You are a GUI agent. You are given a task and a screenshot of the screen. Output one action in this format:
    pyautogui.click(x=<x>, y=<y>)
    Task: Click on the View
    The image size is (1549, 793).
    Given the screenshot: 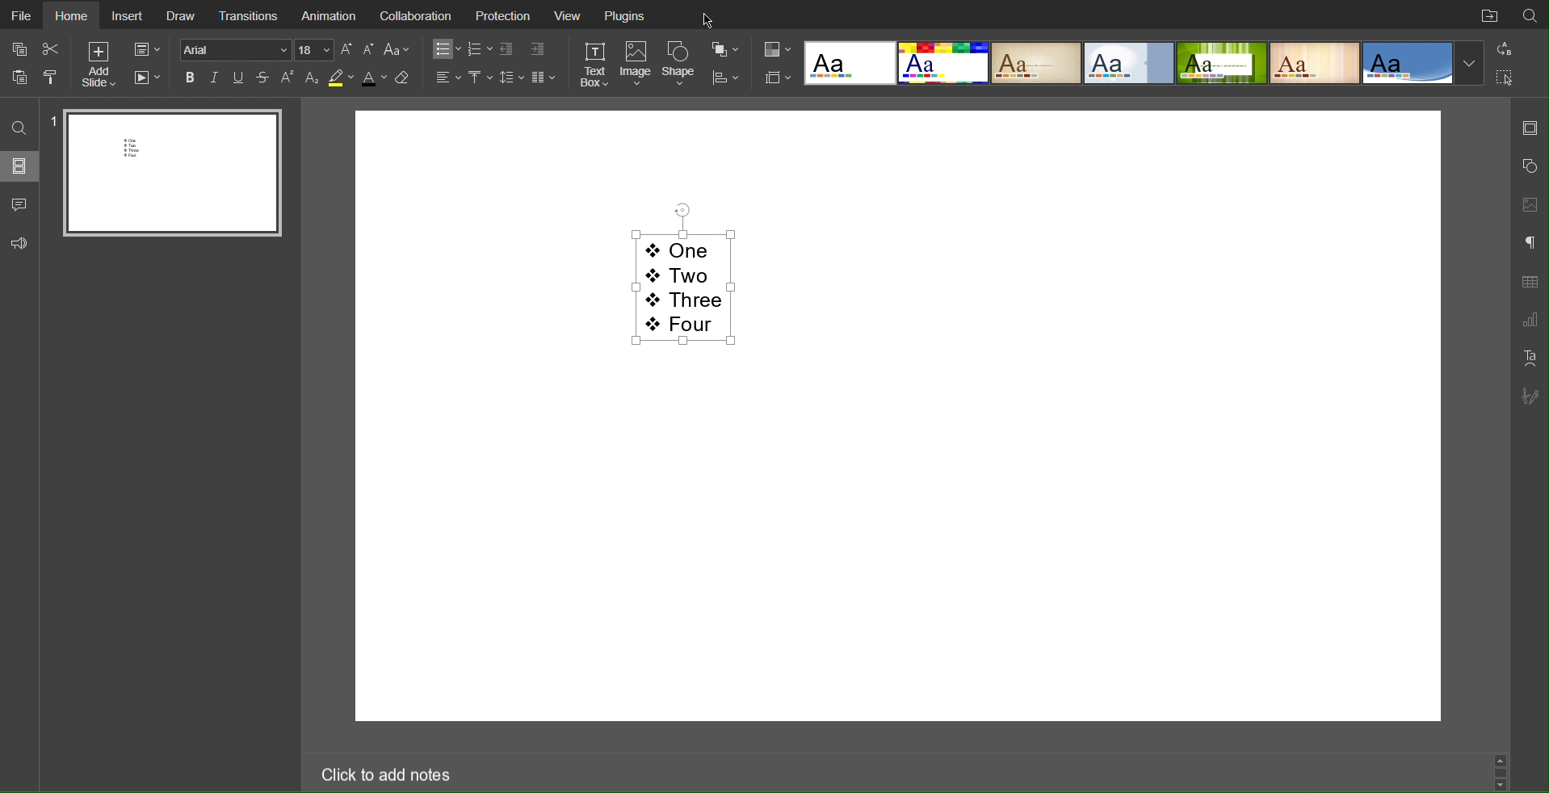 What is the action you would take?
    pyautogui.click(x=569, y=15)
    